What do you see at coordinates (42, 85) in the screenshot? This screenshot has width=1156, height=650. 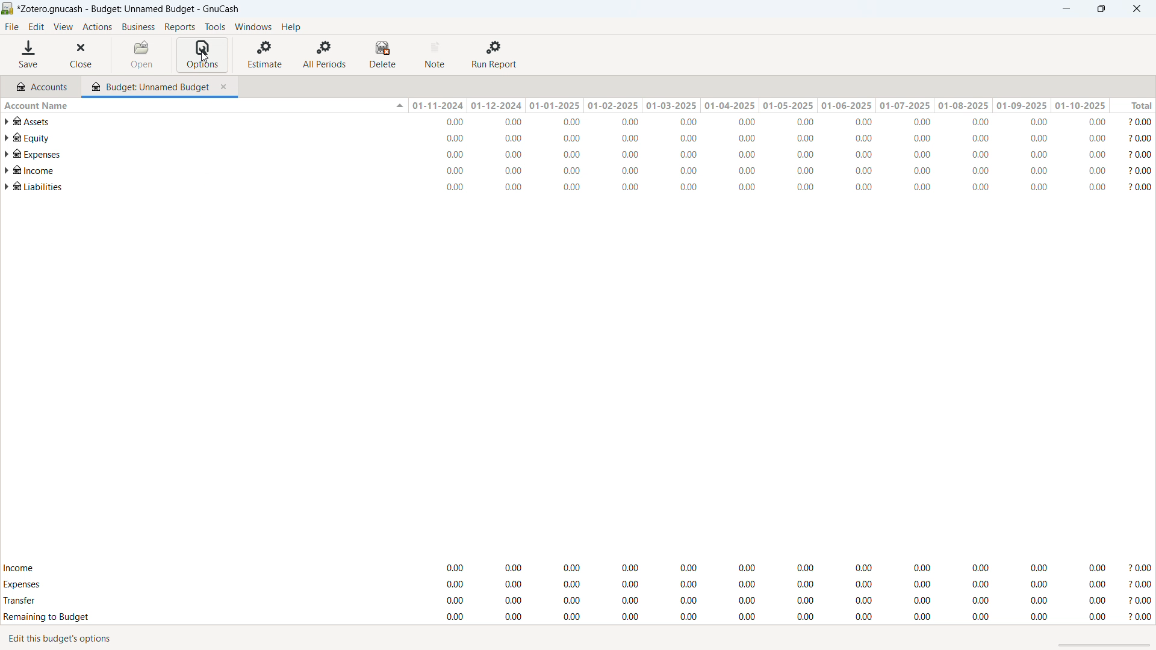 I see `accounts` at bounding box center [42, 85].